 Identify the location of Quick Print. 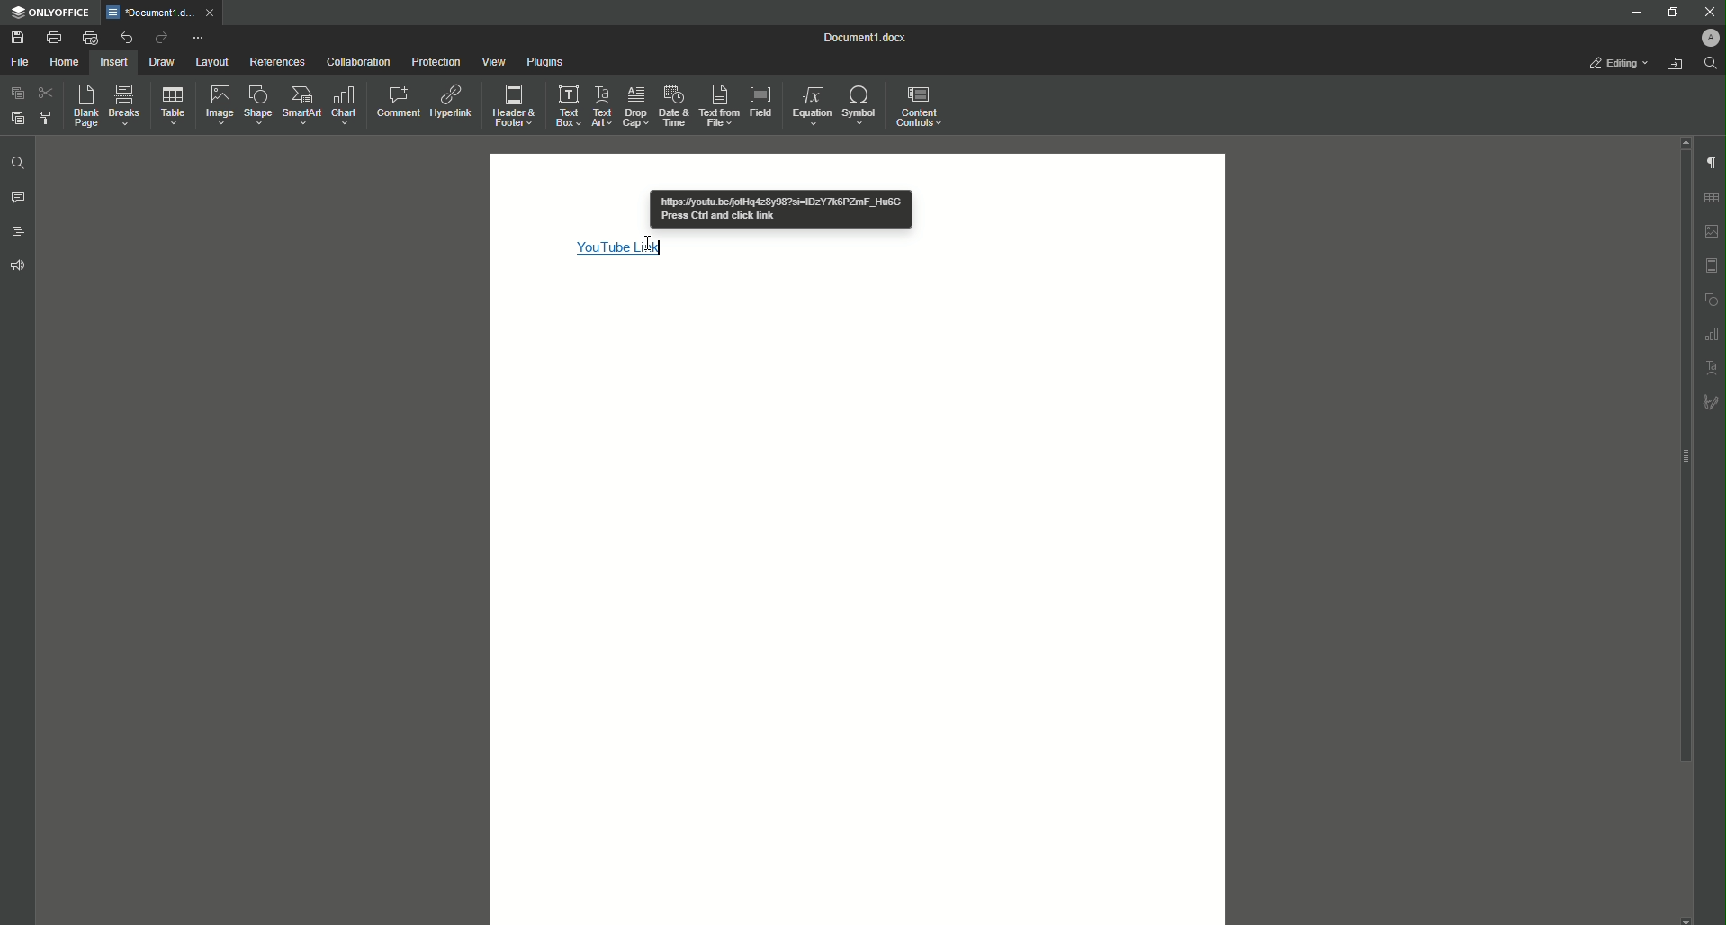
(90, 37).